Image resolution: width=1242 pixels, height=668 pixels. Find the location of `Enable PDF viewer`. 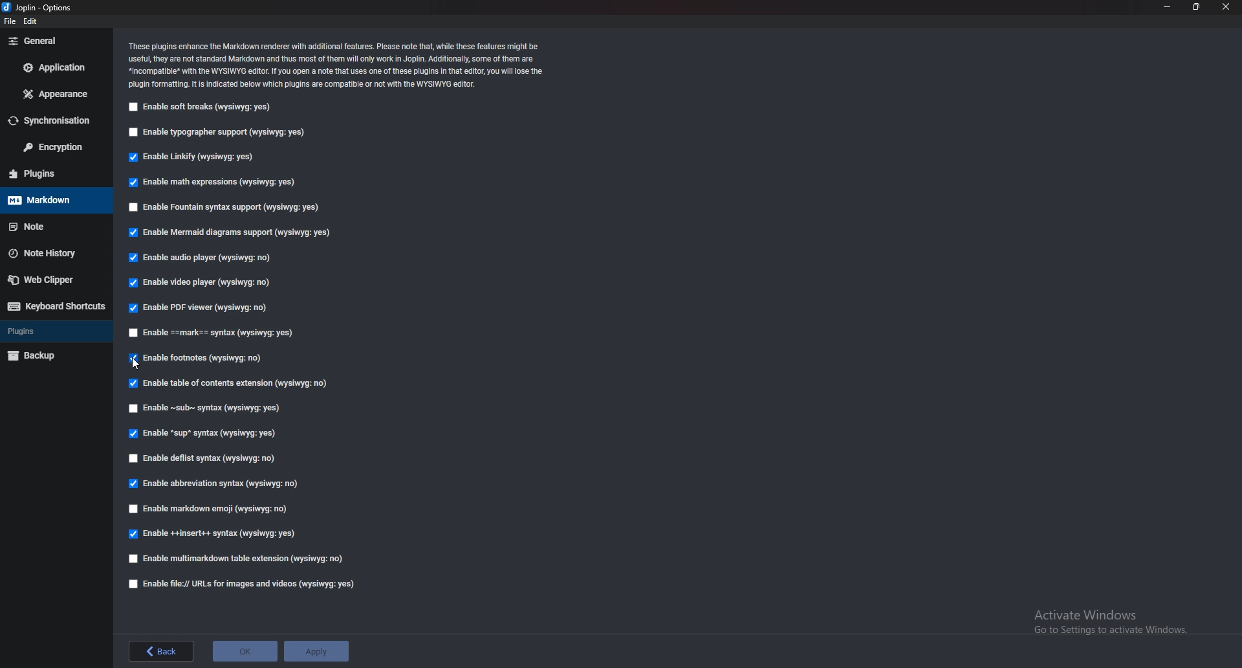

Enable PDF viewer is located at coordinates (201, 307).